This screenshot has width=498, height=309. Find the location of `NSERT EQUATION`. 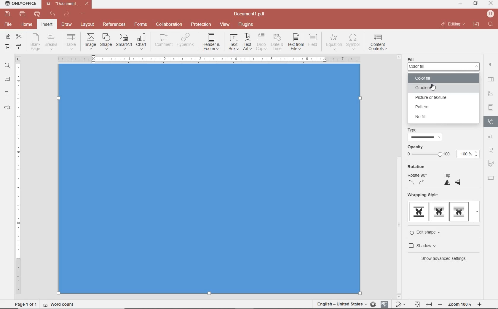

NSERT EQUATION is located at coordinates (333, 41).